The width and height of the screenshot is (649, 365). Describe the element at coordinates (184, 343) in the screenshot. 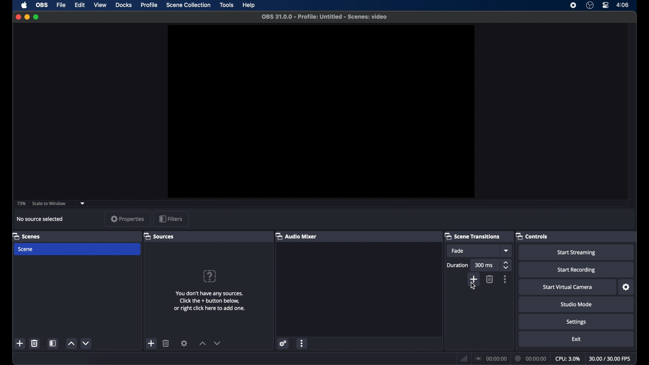

I see `settings` at that location.